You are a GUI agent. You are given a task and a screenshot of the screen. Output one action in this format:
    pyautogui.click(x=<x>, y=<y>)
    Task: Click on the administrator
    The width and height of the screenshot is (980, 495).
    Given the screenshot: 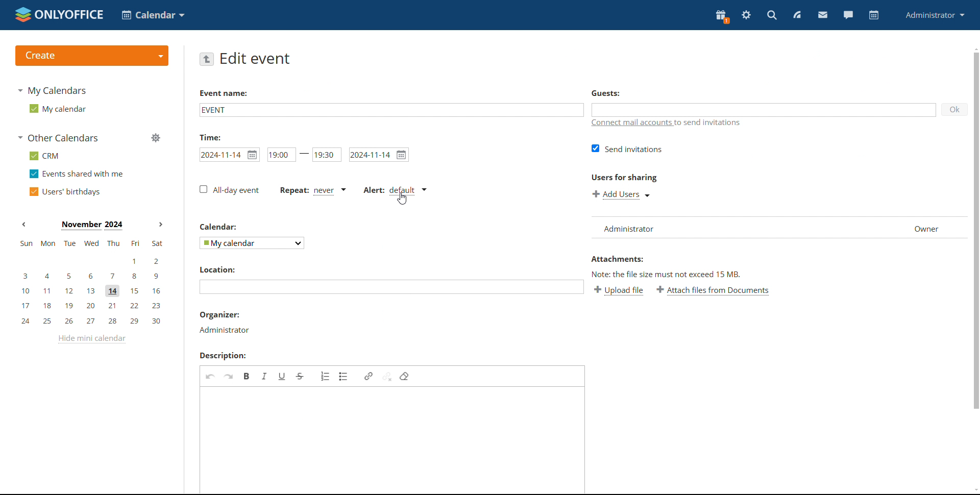 What is the action you would take?
    pyautogui.click(x=224, y=330)
    